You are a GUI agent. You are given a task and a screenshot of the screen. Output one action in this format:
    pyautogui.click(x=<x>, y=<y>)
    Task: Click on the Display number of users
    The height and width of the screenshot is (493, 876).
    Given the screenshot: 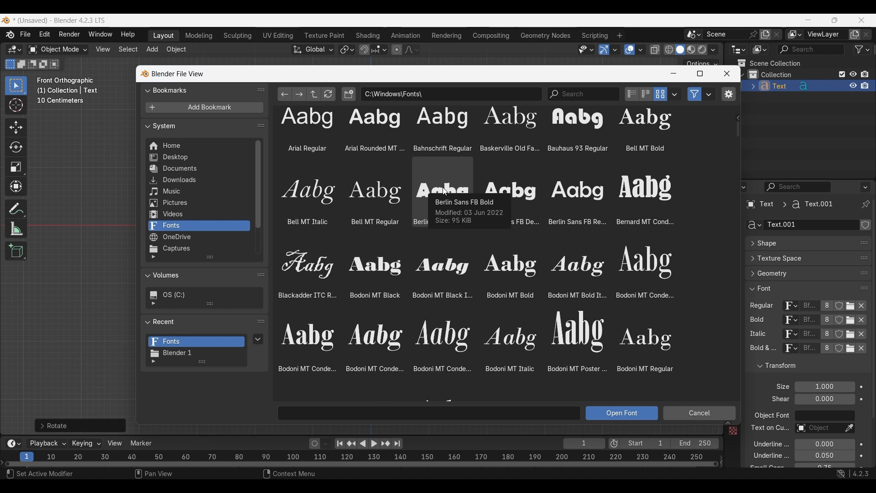 What is the action you would take?
    pyautogui.click(x=826, y=351)
    